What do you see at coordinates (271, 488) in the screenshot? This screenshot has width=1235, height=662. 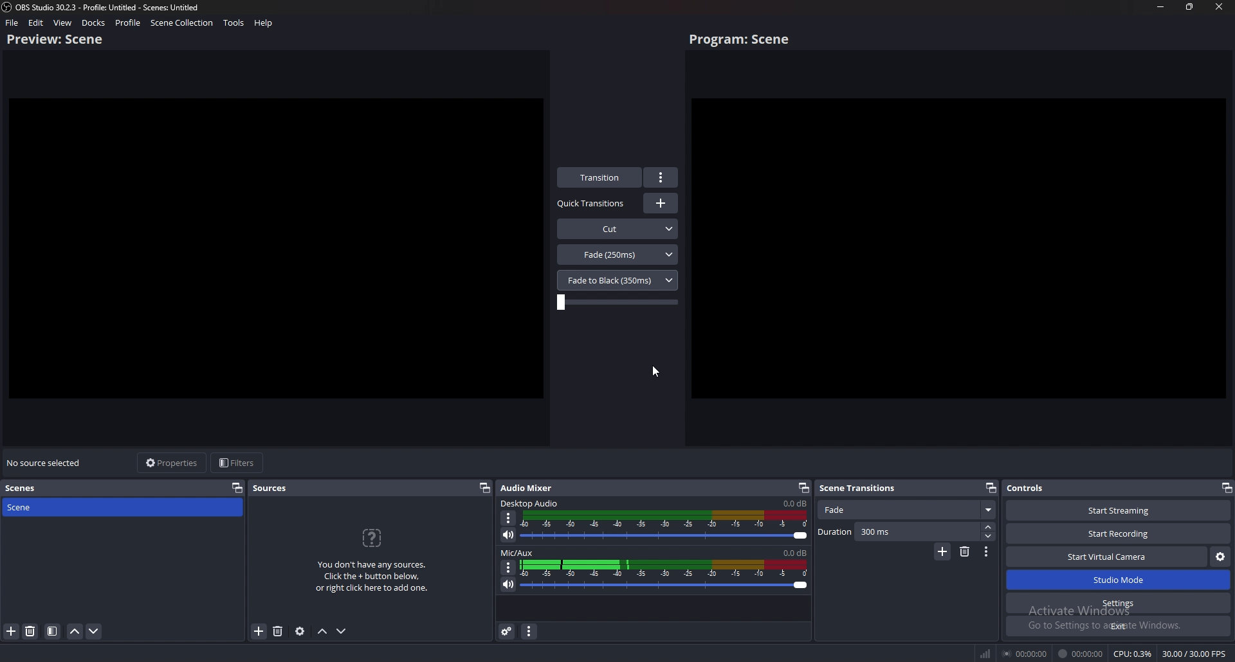 I see `sources` at bounding box center [271, 488].